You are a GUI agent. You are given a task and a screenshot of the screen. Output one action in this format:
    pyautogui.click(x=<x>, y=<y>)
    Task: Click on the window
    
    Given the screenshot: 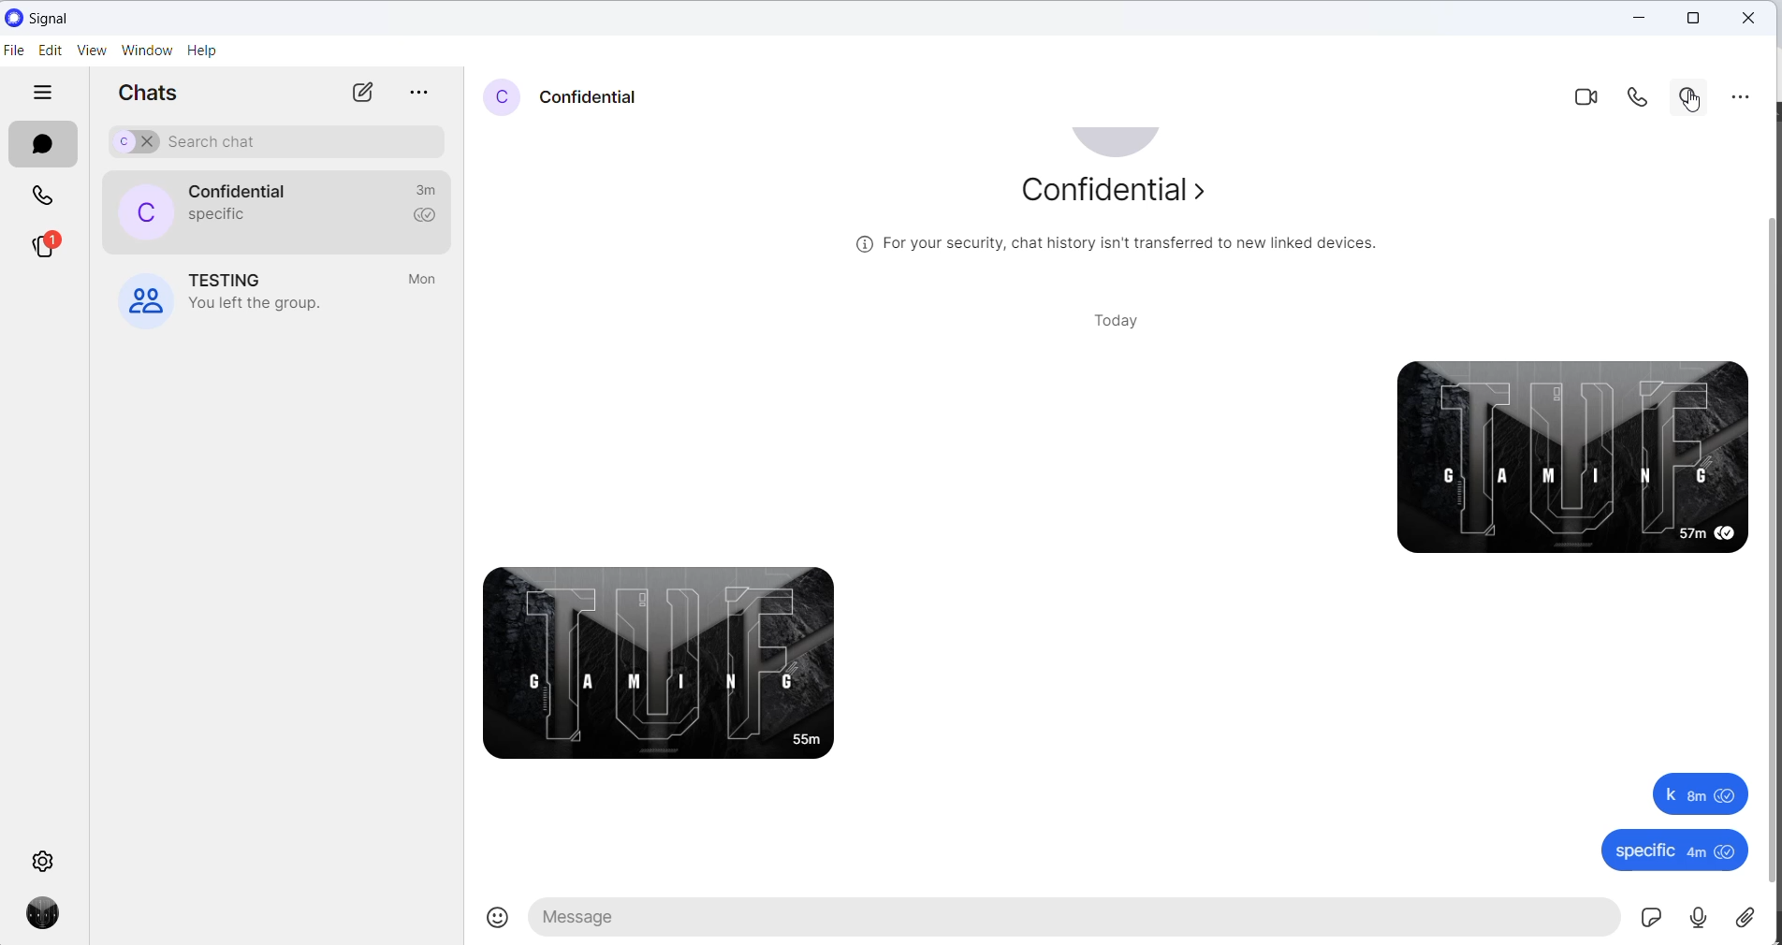 What is the action you would take?
    pyautogui.click(x=151, y=52)
    